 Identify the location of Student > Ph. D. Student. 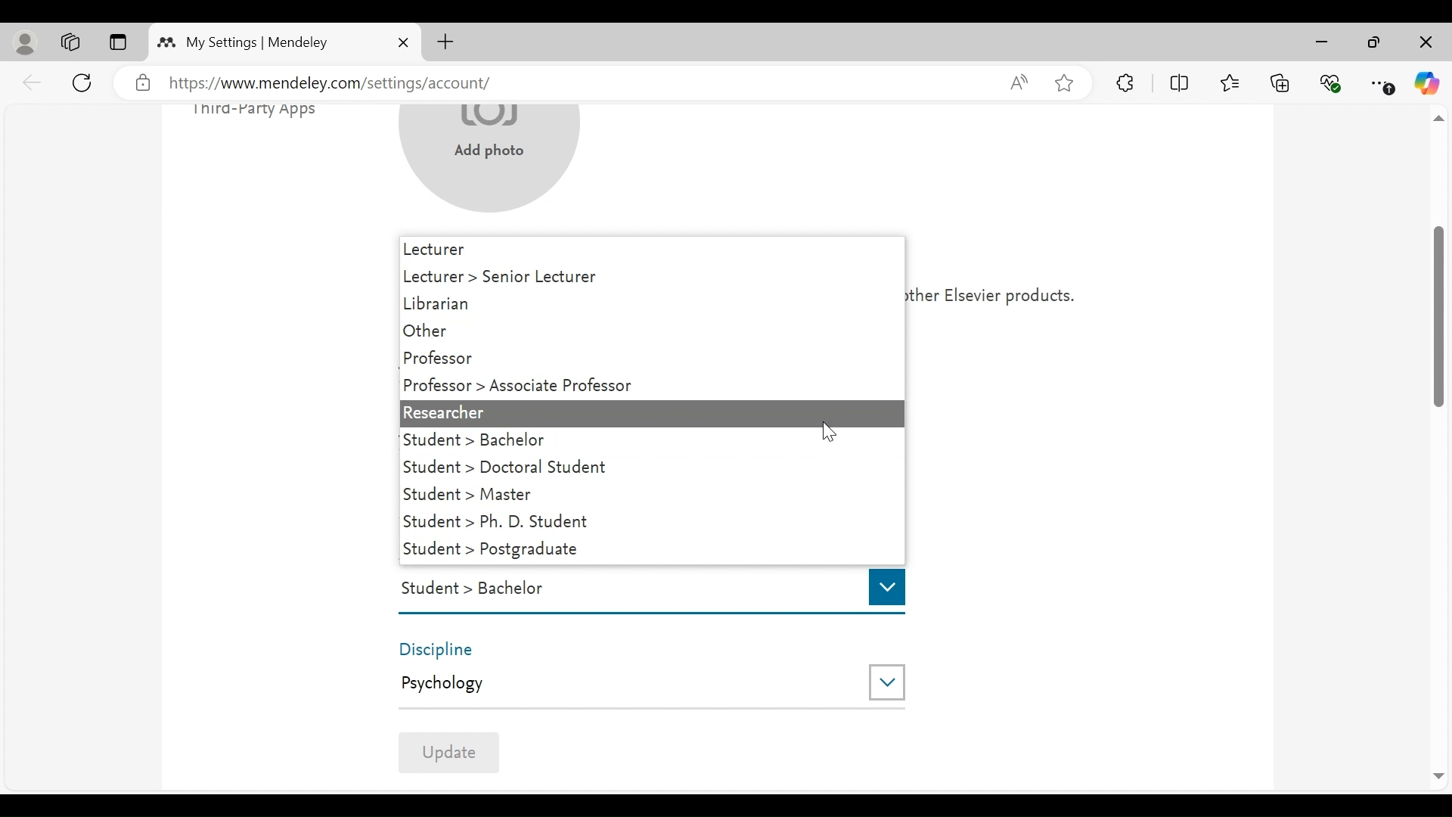
(650, 523).